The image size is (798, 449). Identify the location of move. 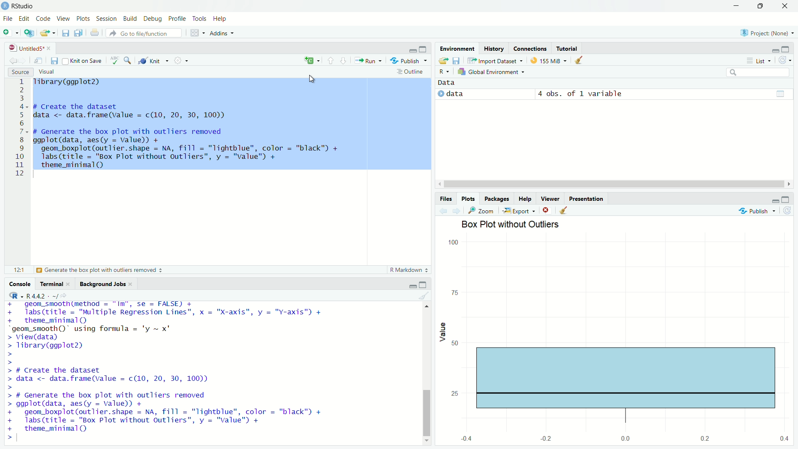
(39, 61).